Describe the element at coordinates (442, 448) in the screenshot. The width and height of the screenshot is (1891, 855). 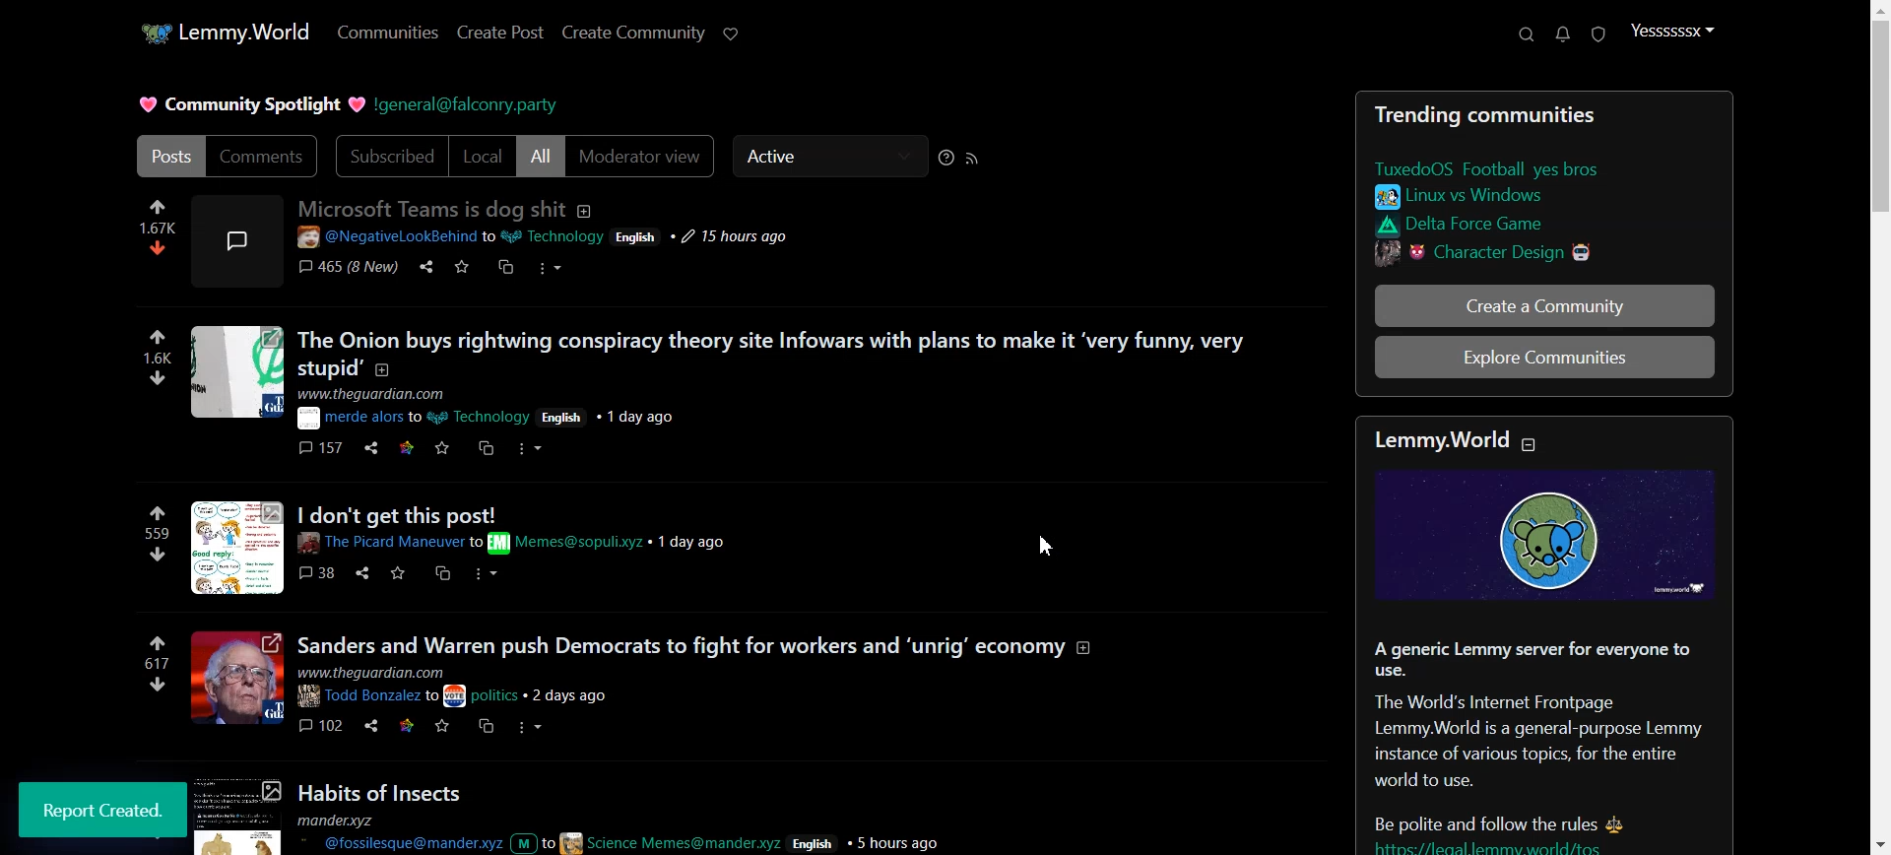
I see `save` at that location.